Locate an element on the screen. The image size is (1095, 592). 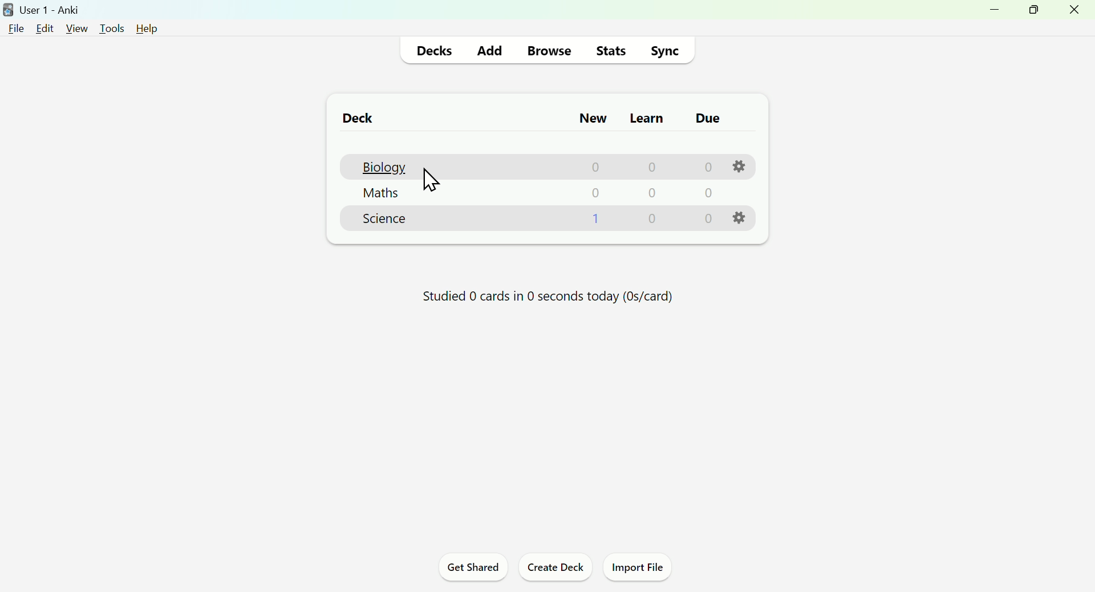
Cursor is located at coordinates (436, 185).